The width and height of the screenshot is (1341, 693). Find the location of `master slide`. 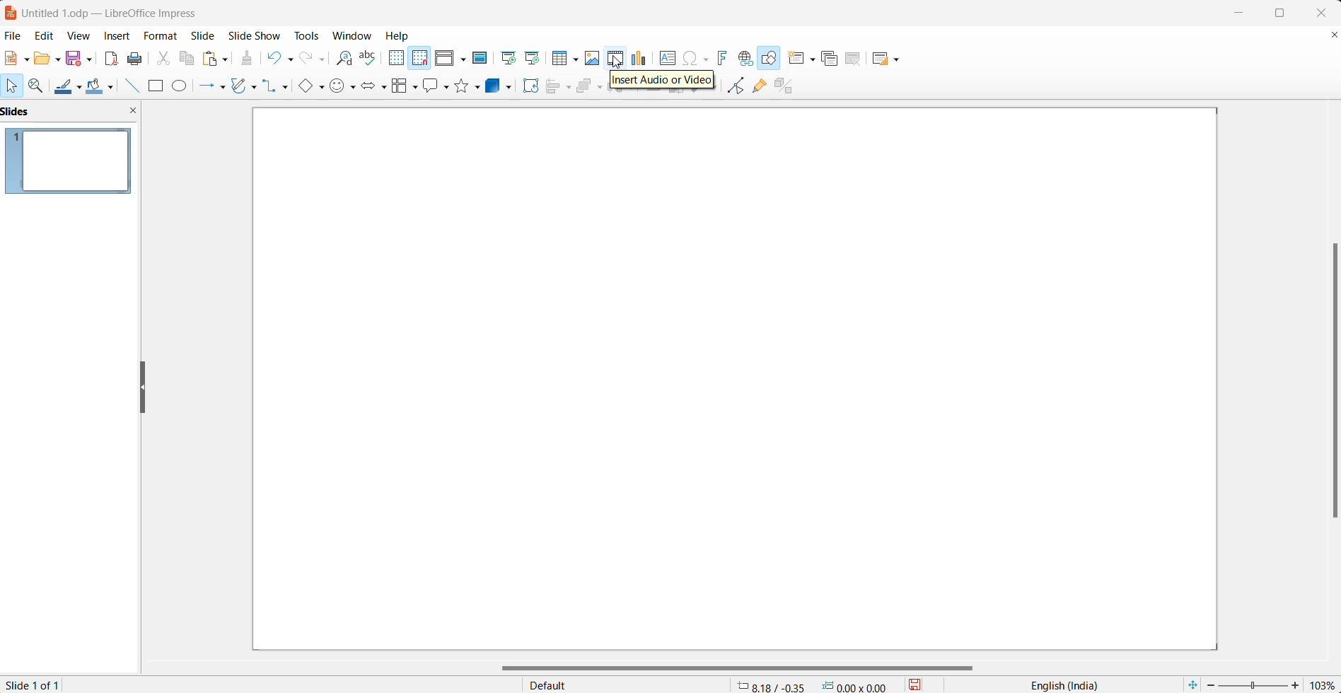

master slide is located at coordinates (482, 59).